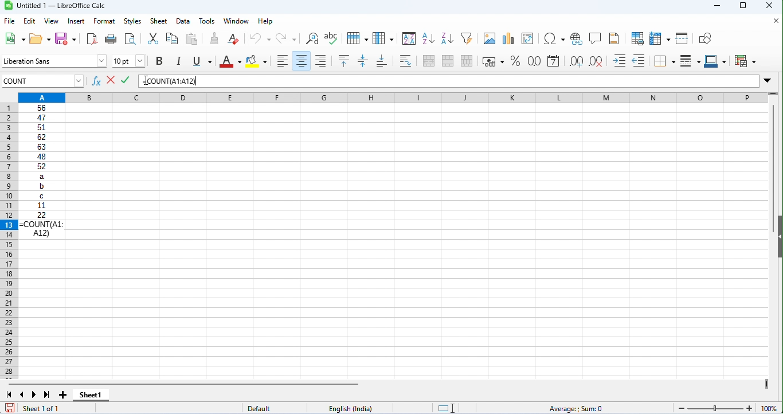 Image resolution: width=783 pixels, height=414 pixels. I want to click on , so click(159, 61).